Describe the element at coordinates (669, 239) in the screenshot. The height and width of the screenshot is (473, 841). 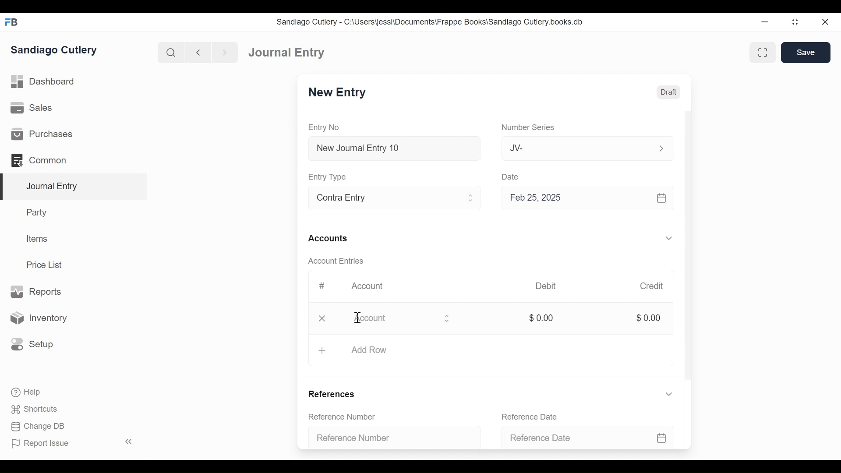
I see `Expand` at that location.